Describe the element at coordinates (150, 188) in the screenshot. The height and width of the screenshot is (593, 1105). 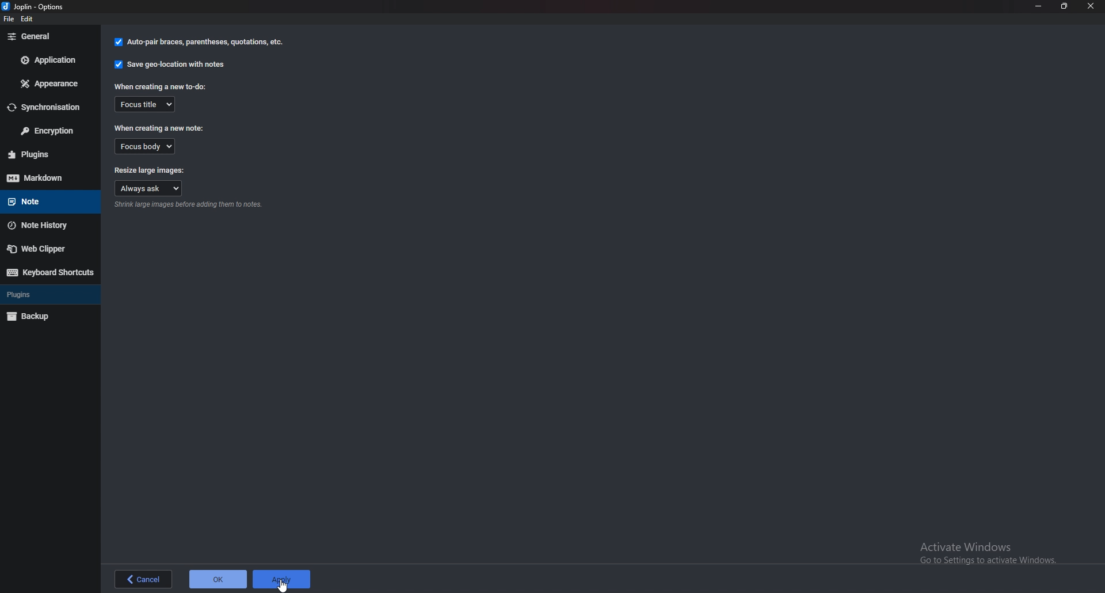
I see `Always ask` at that location.